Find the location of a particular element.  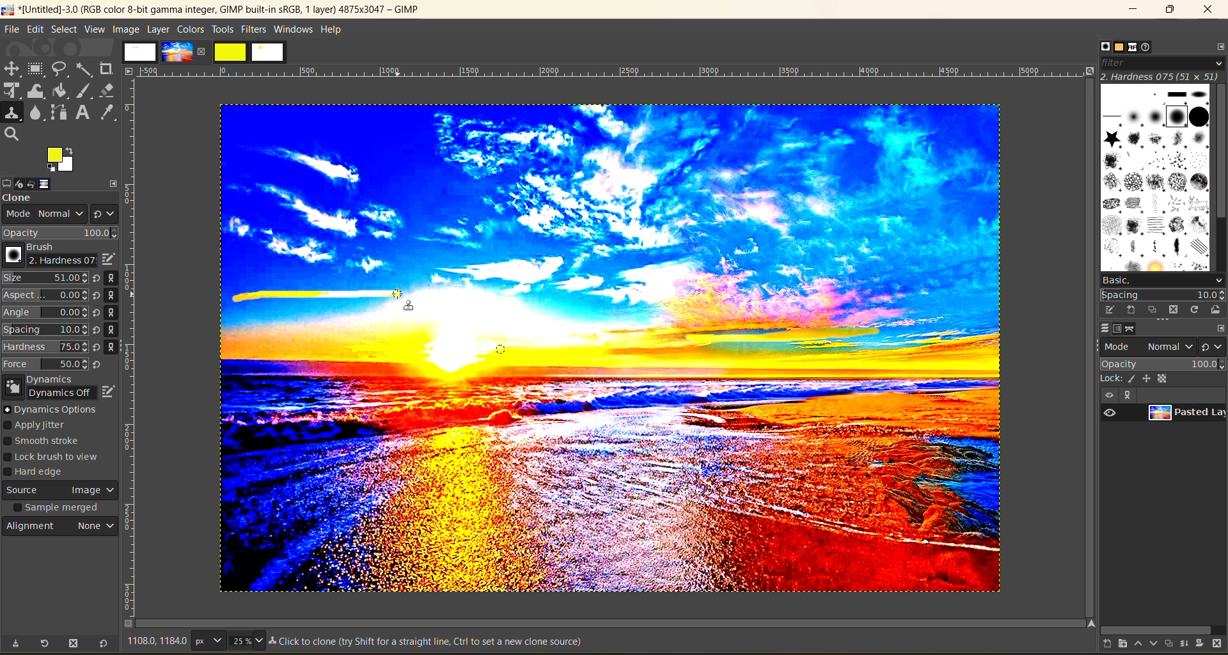

refresh brushes is located at coordinates (1194, 310).